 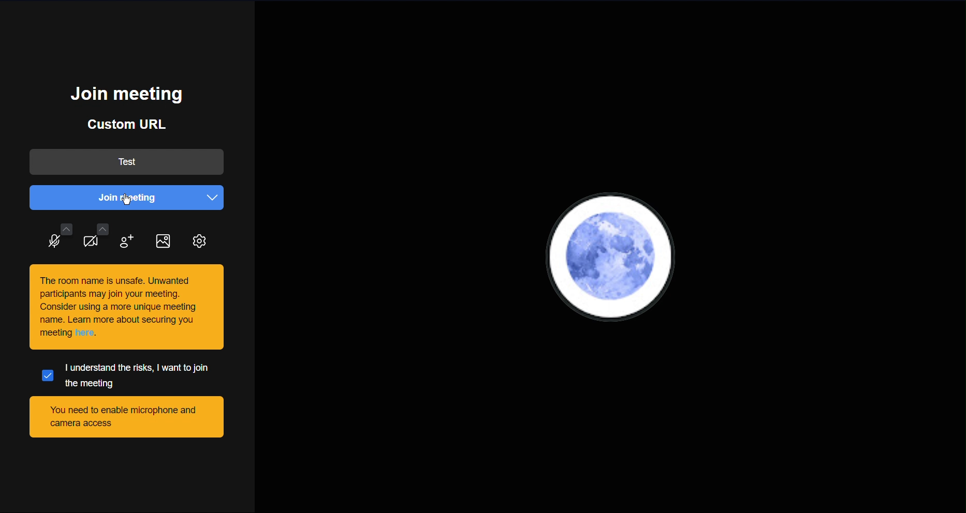 I want to click on I understand the risks, so click(x=139, y=375).